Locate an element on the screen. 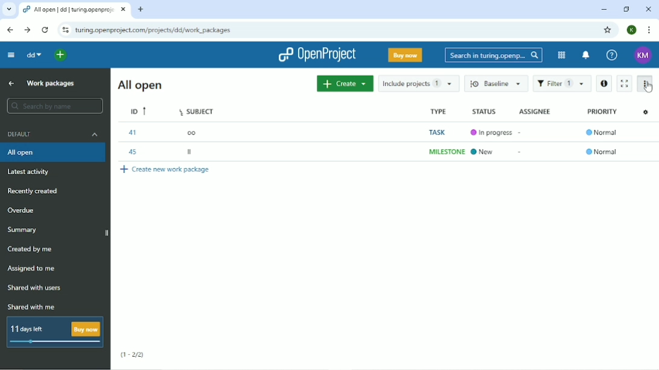 This screenshot has height=370, width=659. Recently created is located at coordinates (34, 192).